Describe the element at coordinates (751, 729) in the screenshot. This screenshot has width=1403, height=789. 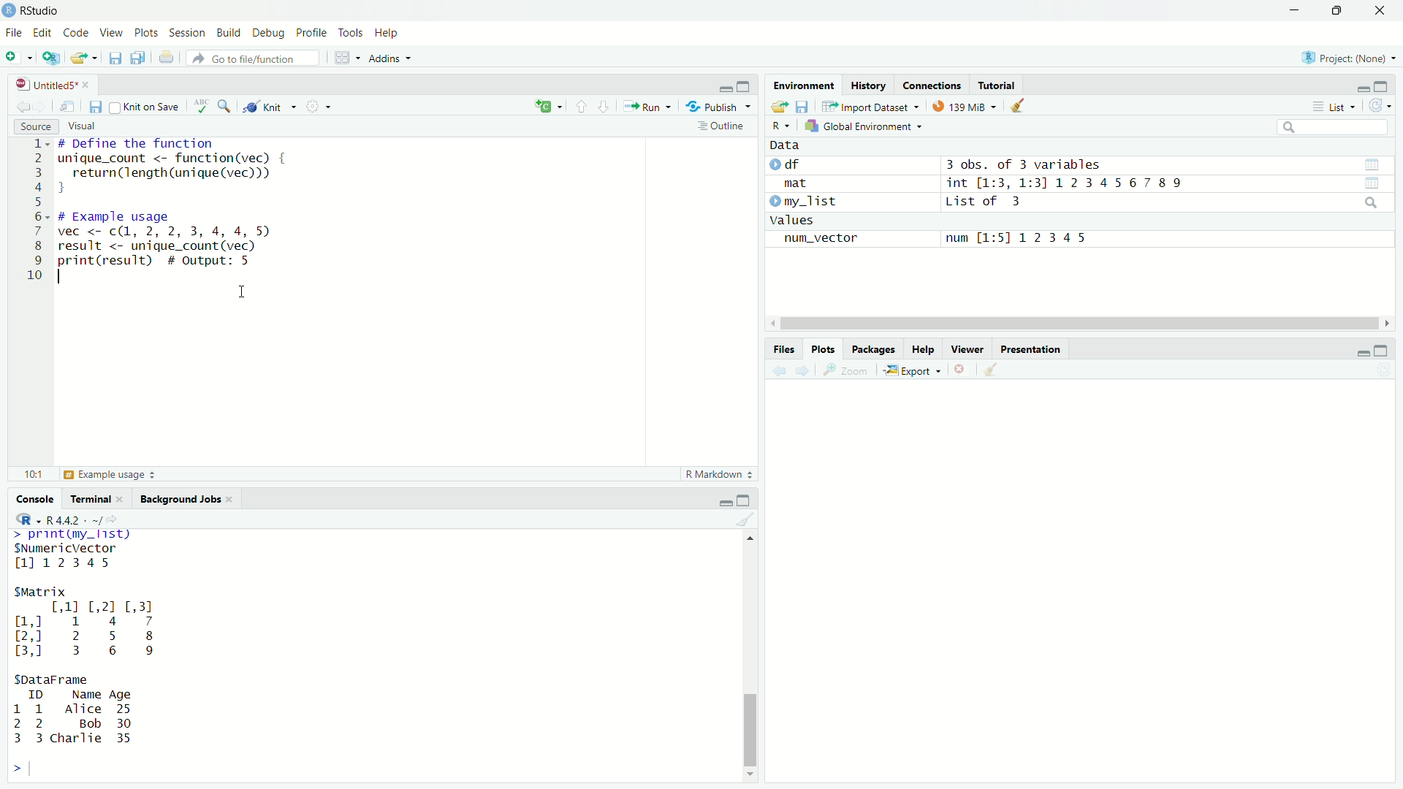
I see `scroll bar` at that location.